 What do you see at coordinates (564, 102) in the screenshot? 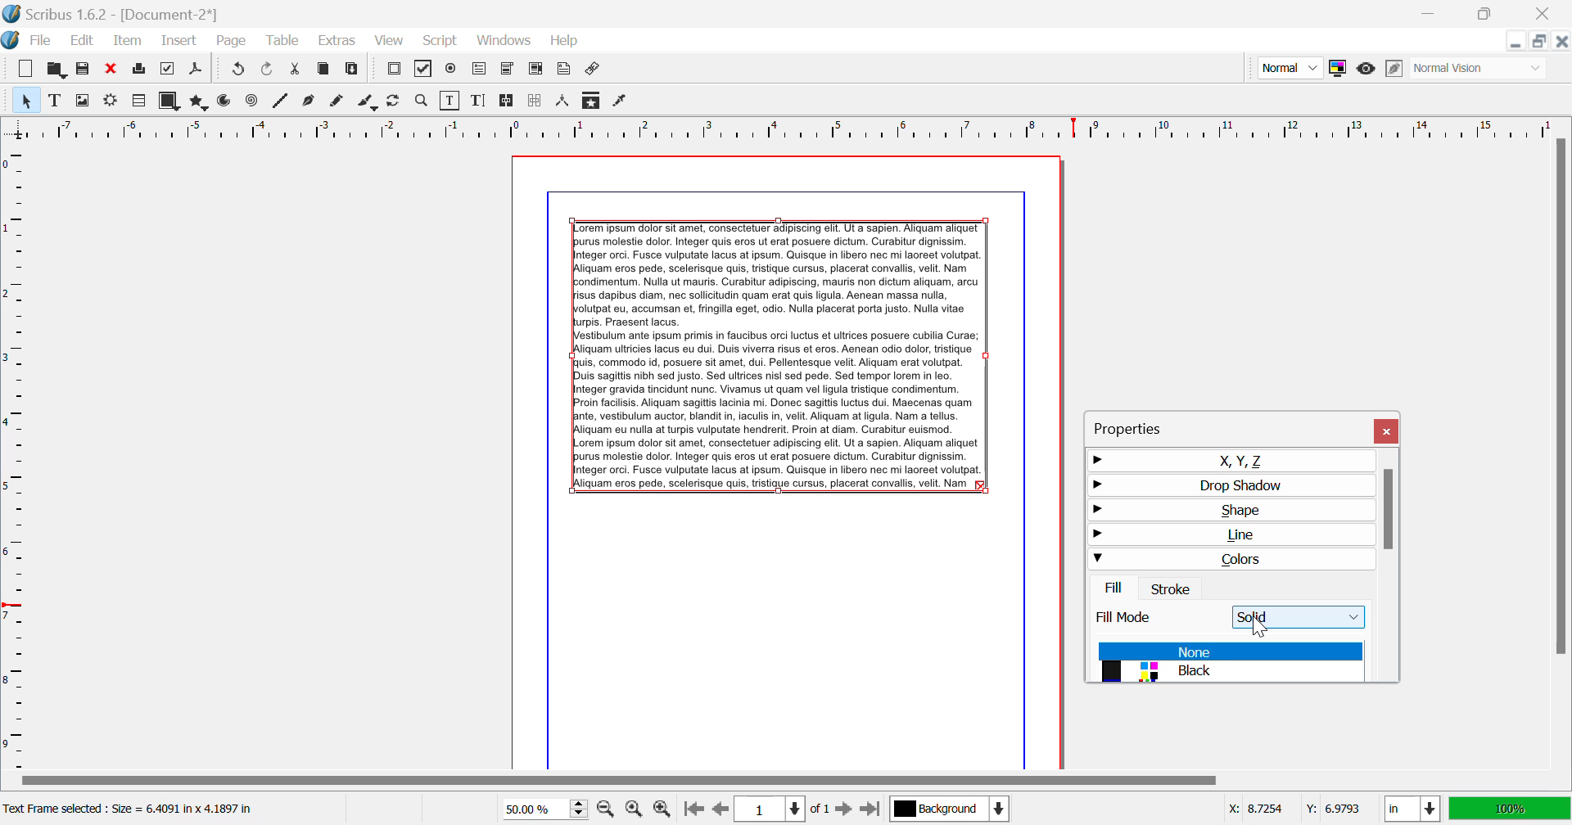
I see `Measurements` at bounding box center [564, 102].